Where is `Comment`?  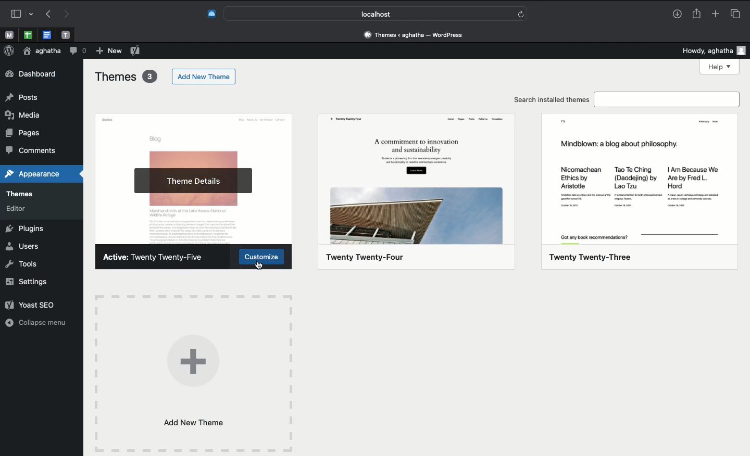
Comment is located at coordinates (76, 51).